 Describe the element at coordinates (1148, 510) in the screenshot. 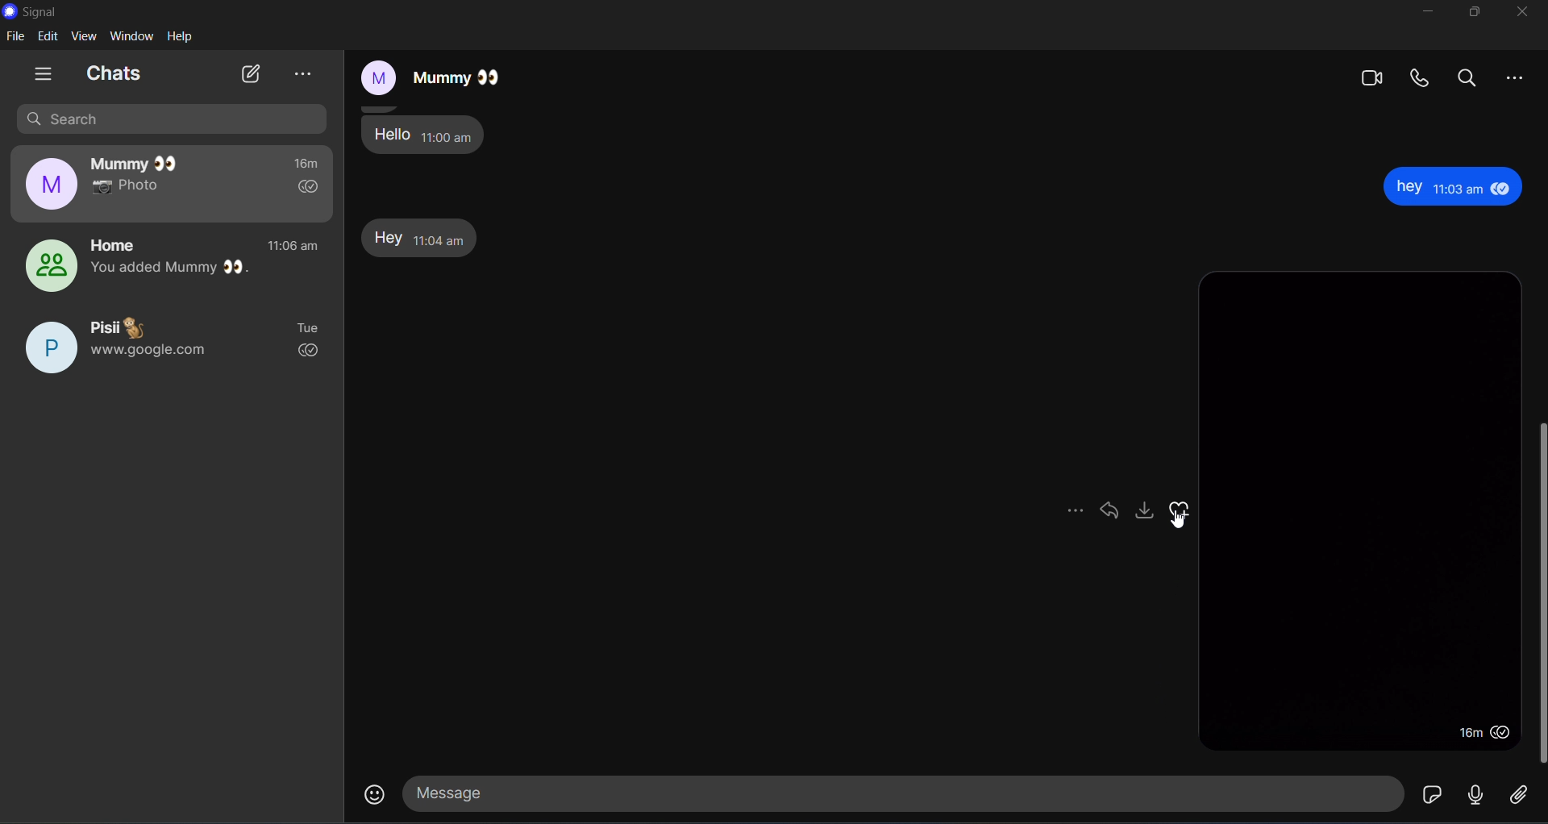

I see `download` at that location.